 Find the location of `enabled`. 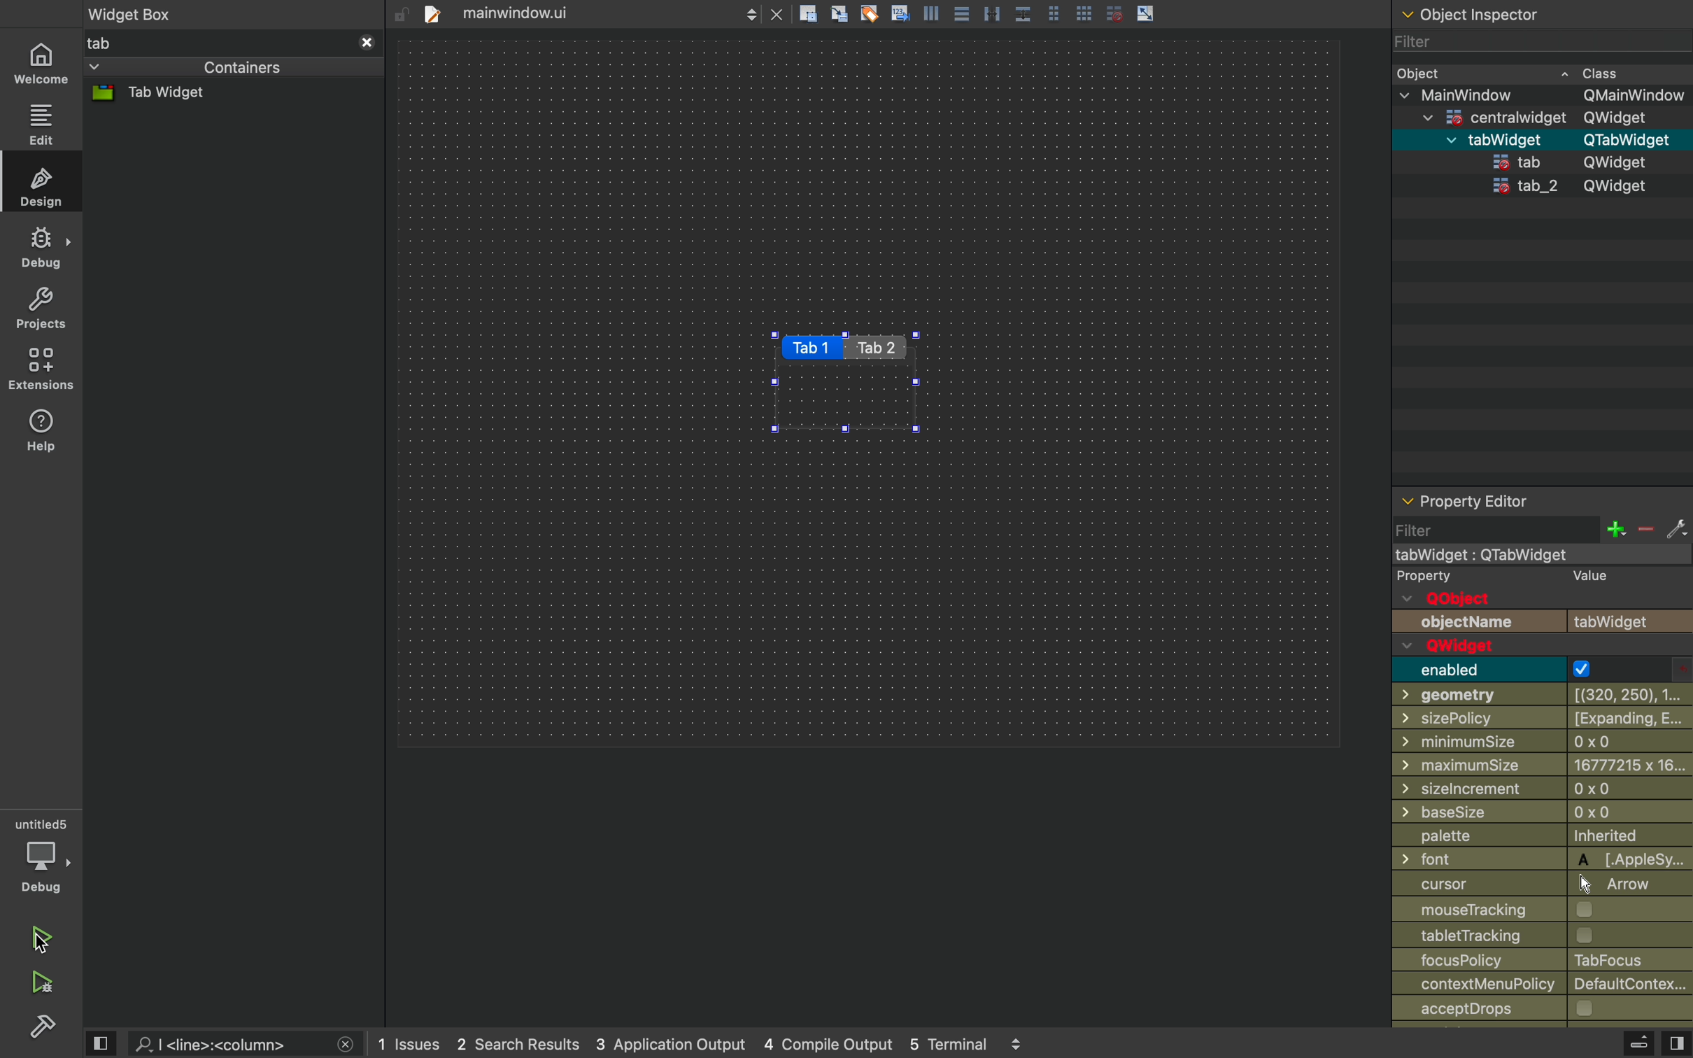

enabled is located at coordinates (1500, 670).